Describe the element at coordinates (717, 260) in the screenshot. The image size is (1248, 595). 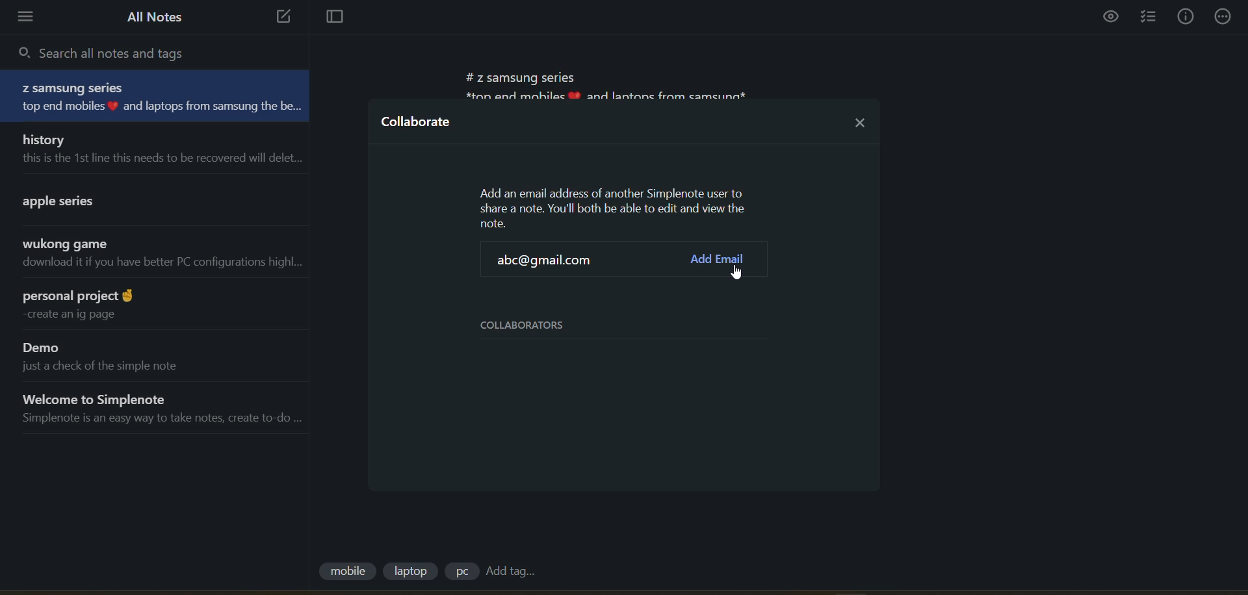
I see `add email` at that location.